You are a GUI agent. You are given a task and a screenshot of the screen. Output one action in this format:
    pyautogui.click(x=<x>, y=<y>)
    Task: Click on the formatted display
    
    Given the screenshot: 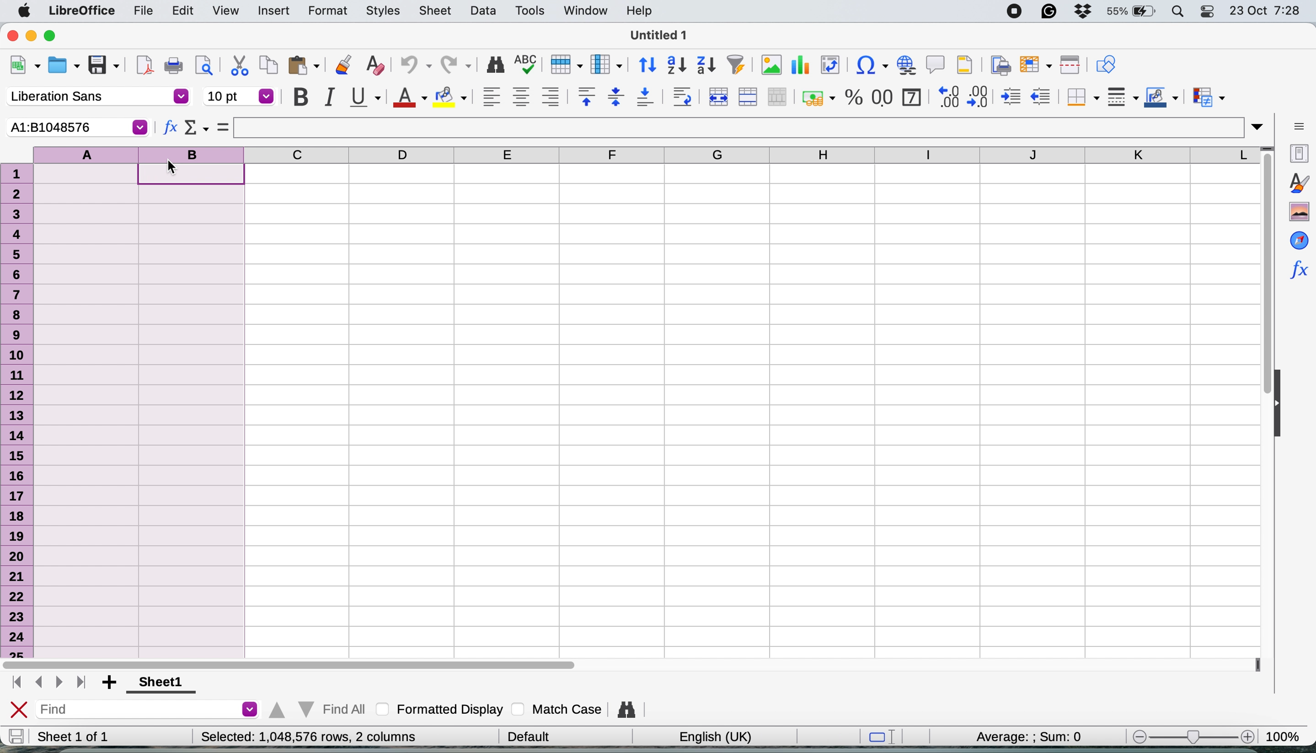 What is the action you would take?
    pyautogui.click(x=438, y=710)
    